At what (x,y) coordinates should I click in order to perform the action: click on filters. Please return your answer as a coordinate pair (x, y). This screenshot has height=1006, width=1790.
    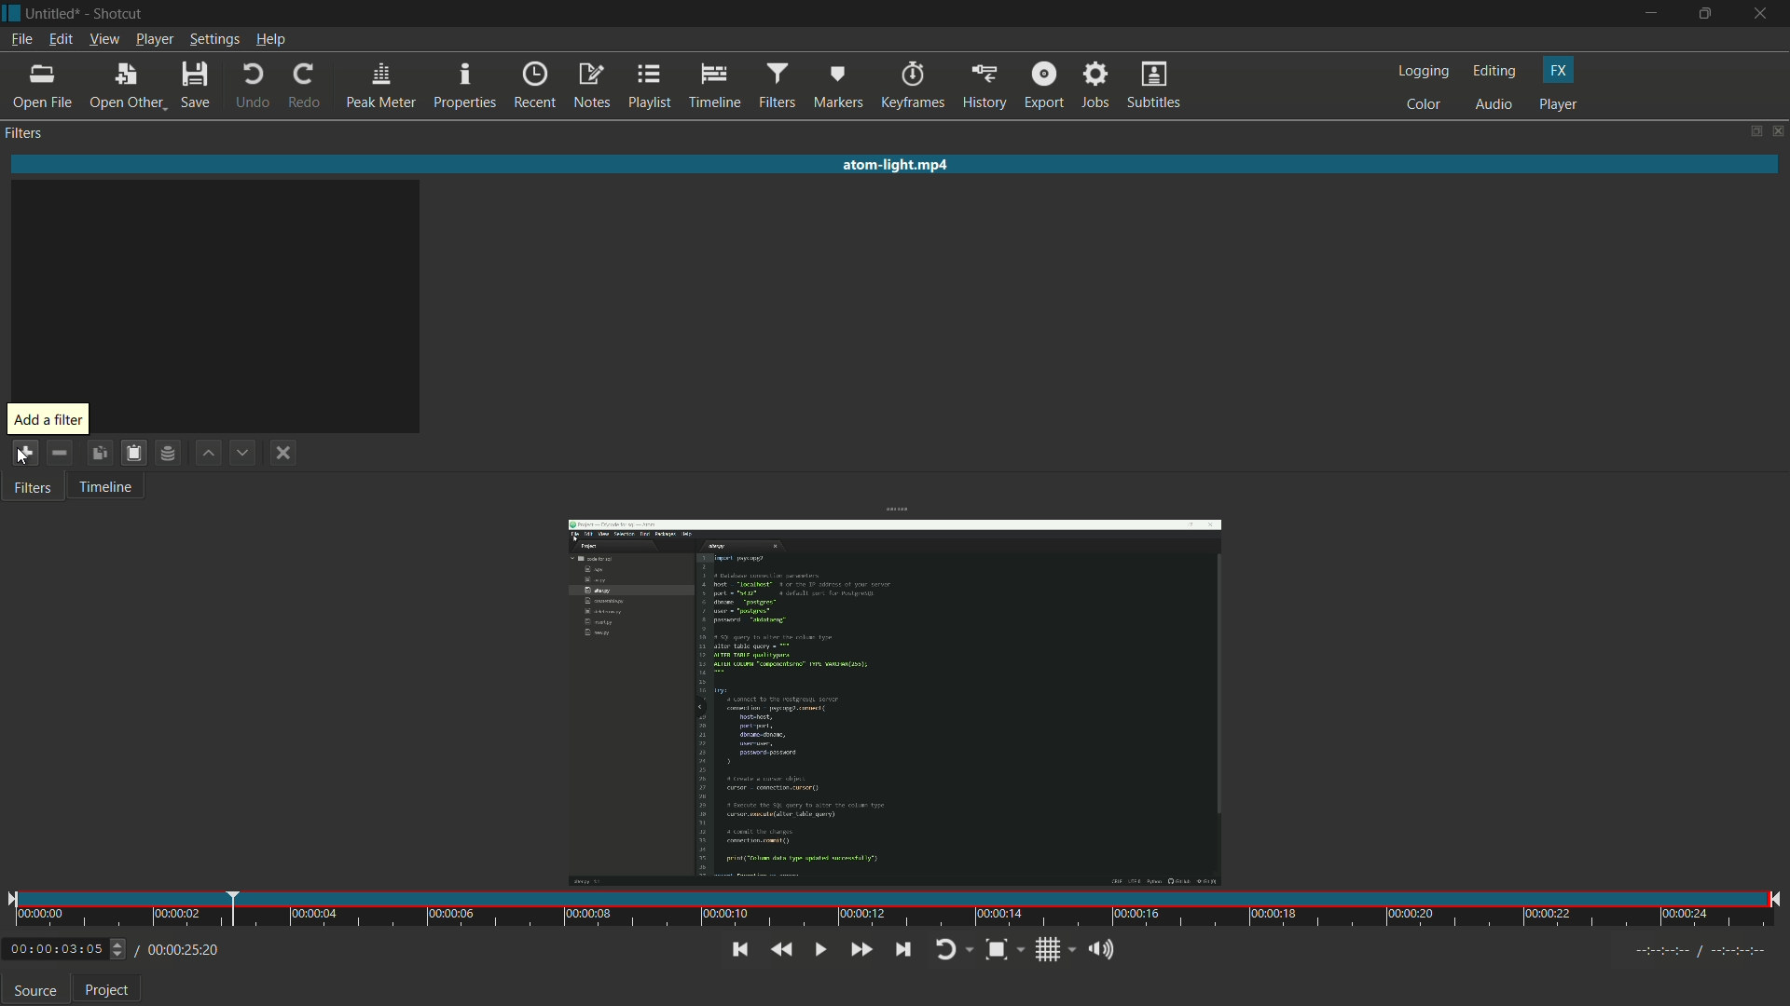
    Looking at the image, I should click on (777, 86).